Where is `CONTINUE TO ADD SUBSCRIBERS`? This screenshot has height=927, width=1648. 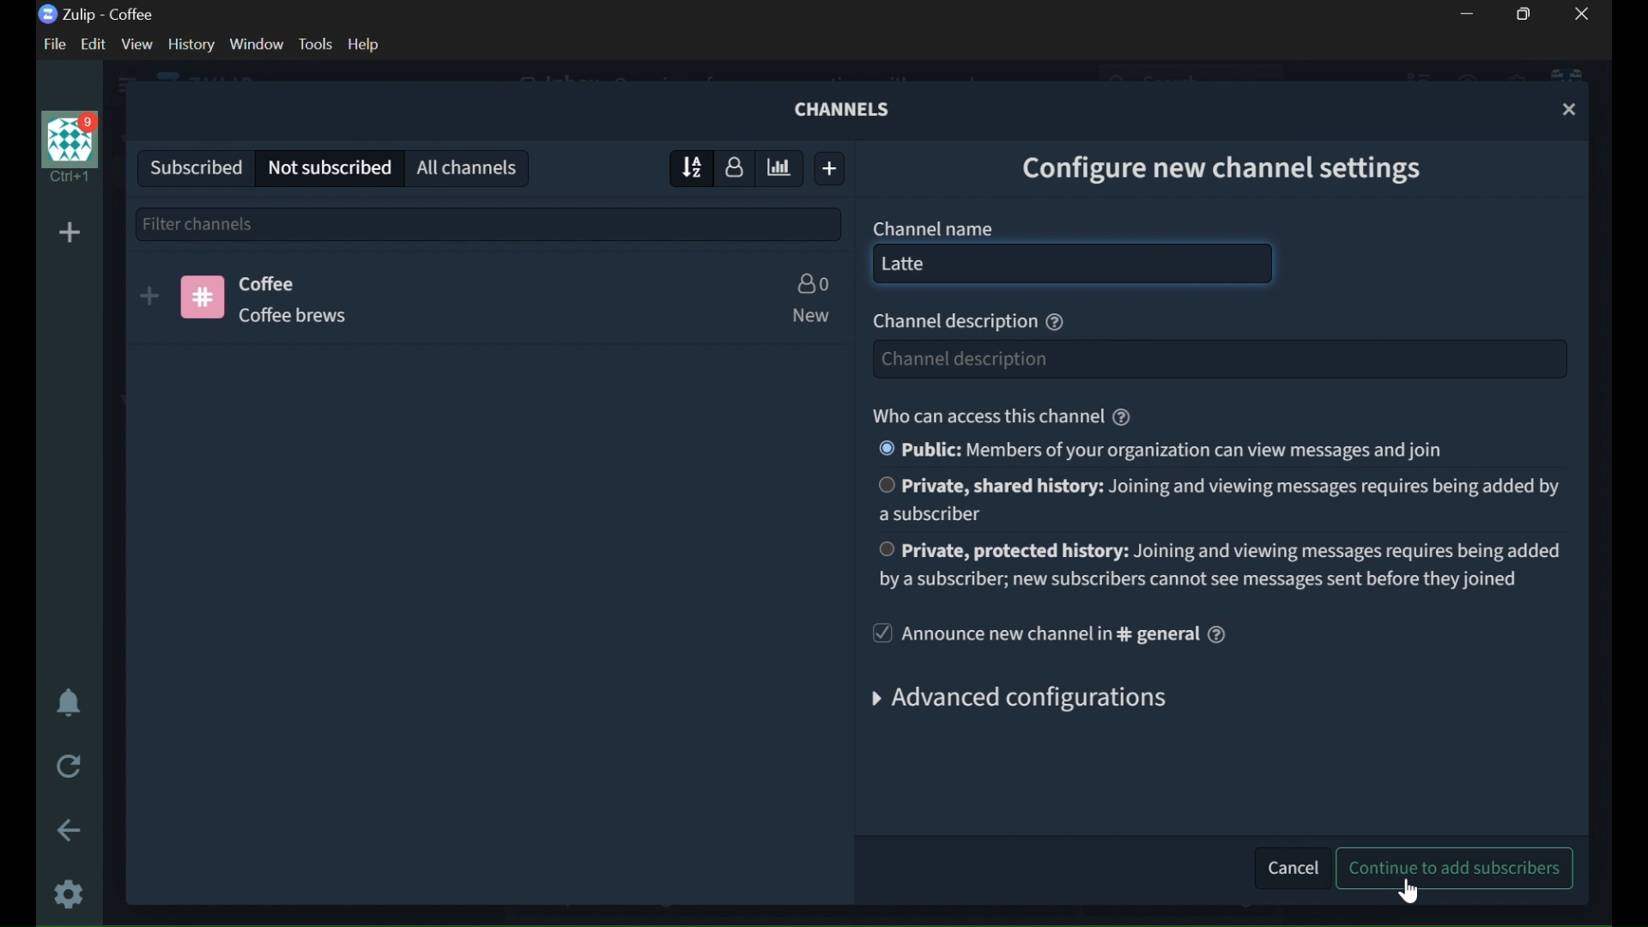
CONTINUE TO ADD SUBSCRIBERS is located at coordinates (1458, 868).